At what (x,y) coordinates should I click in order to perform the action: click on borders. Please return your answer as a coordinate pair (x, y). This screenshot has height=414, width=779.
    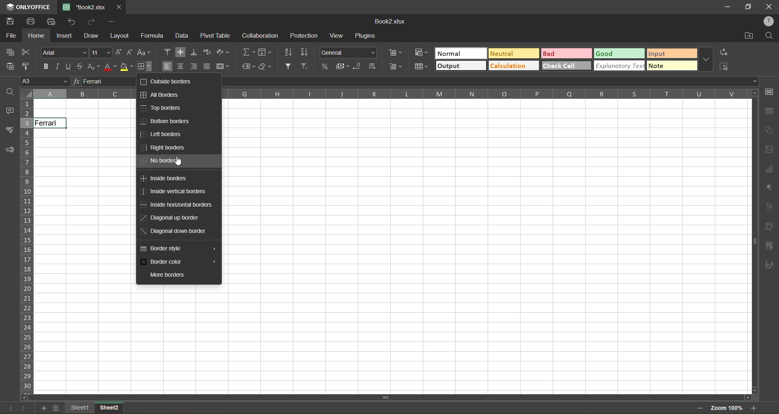
    Looking at the image, I should click on (144, 67).